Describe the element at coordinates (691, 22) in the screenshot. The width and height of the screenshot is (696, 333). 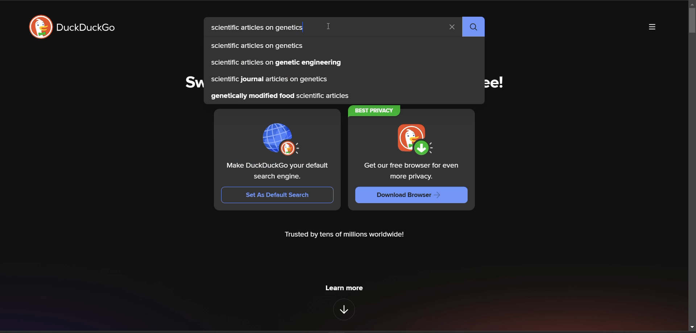
I see `vertical scroll bar` at that location.